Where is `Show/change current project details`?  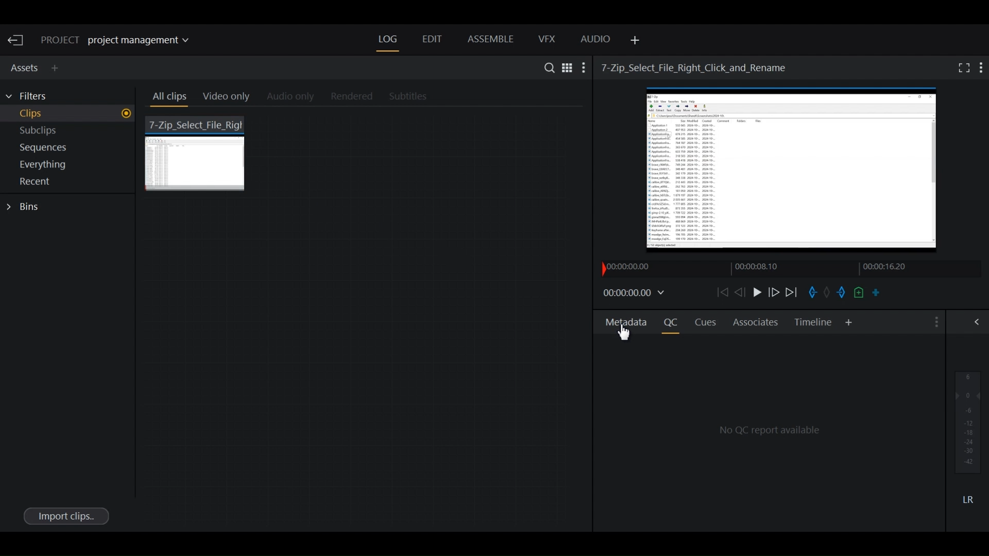
Show/change current project details is located at coordinates (123, 41).